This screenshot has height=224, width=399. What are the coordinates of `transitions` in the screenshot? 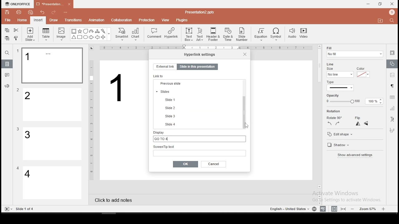 It's located at (73, 20).